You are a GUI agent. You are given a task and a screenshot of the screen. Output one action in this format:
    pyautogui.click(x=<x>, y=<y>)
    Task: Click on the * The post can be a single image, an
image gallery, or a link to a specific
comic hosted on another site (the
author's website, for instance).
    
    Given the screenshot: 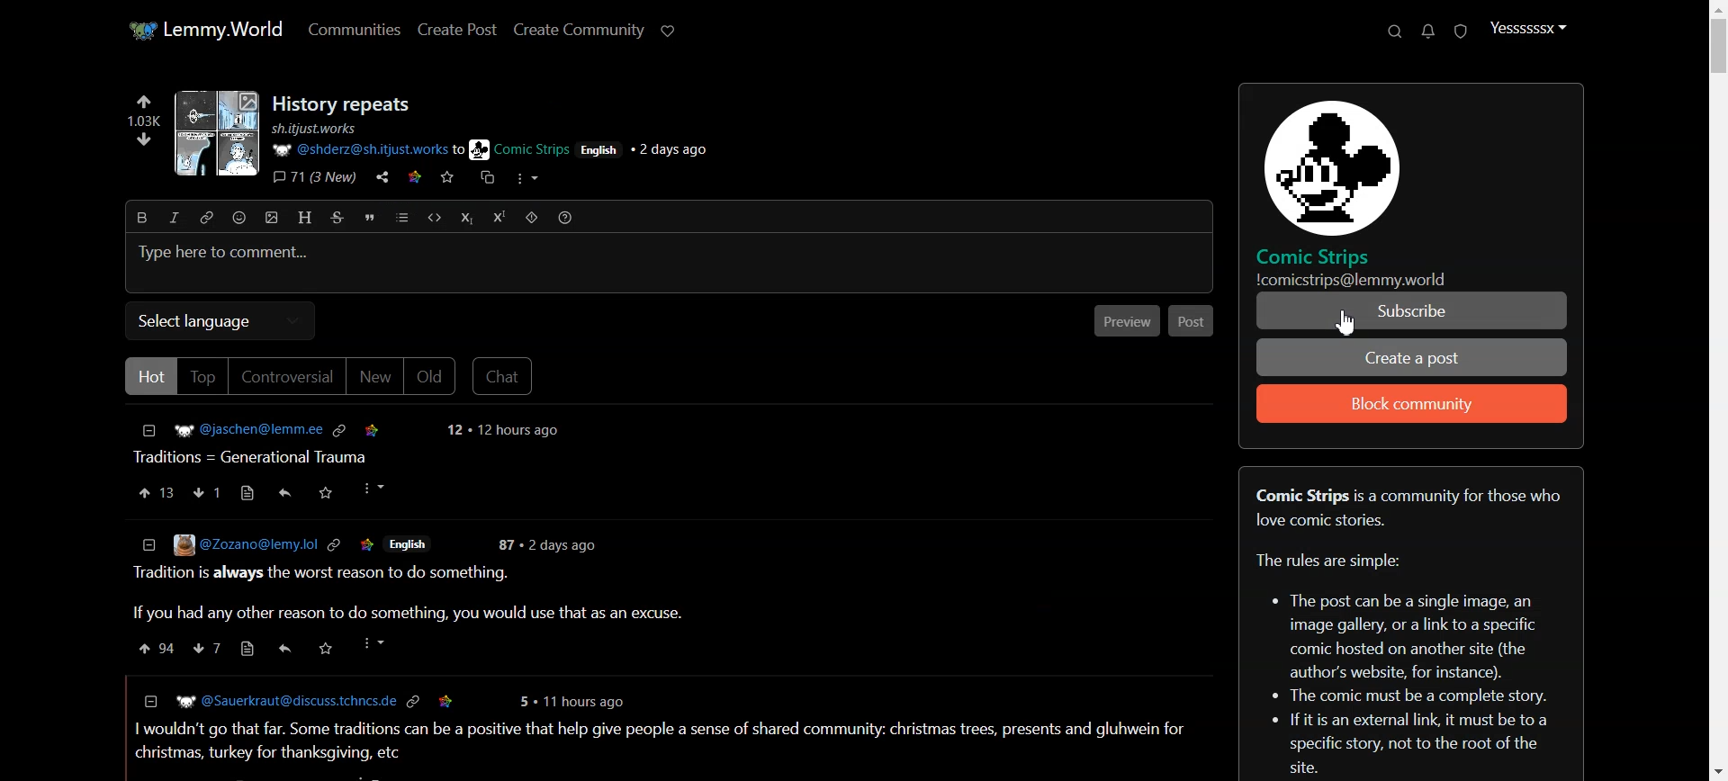 What is the action you would take?
    pyautogui.click(x=1413, y=632)
    